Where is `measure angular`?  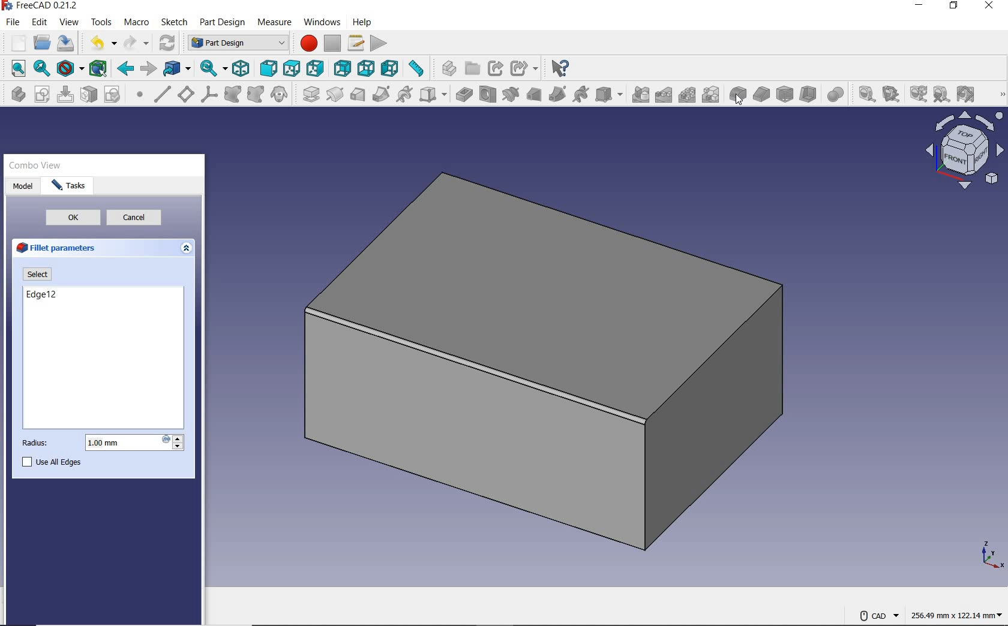
measure angular is located at coordinates (892, 94).